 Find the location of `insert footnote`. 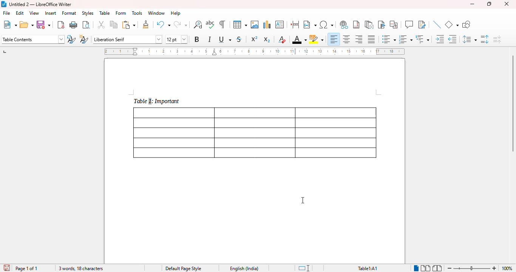

insert footnote is located at coordinates (356, 25).